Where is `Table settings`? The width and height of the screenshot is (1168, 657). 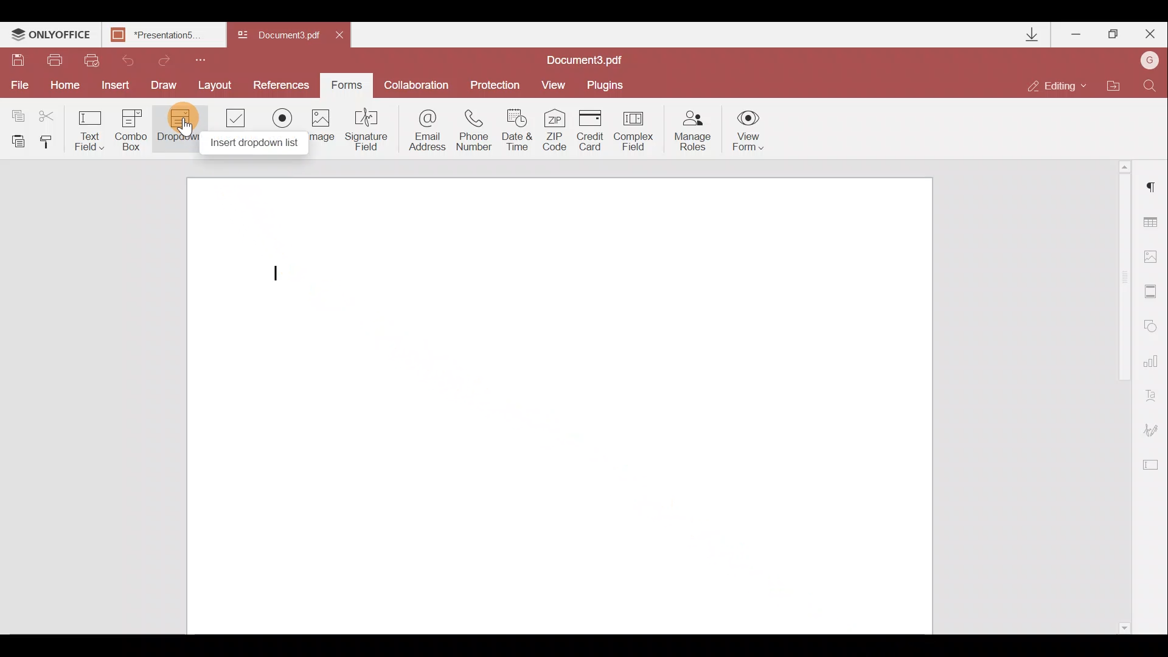 Table settings is located at coordinates (1152, 222).